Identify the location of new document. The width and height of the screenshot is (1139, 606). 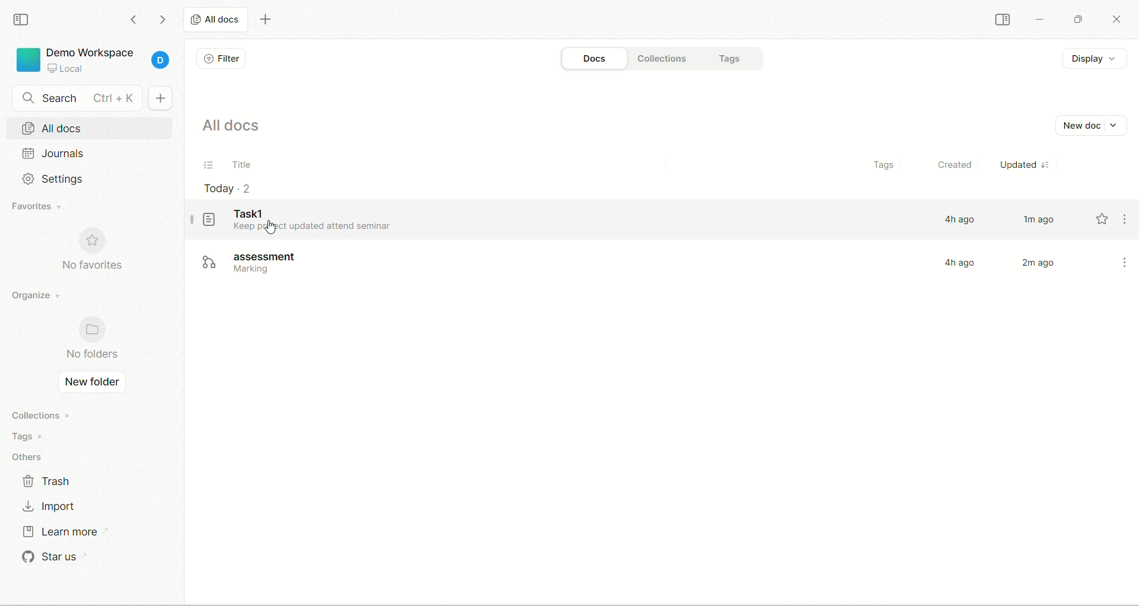
(161, 100).